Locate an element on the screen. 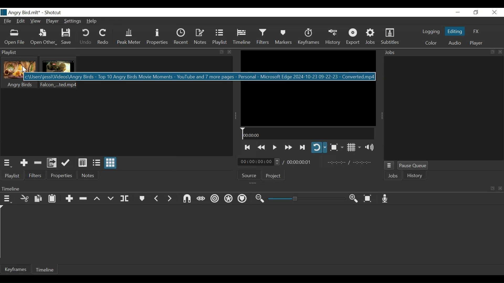 The height and width of the screenshot is (283, 504). Jobs is located at coordinates (371, 37).